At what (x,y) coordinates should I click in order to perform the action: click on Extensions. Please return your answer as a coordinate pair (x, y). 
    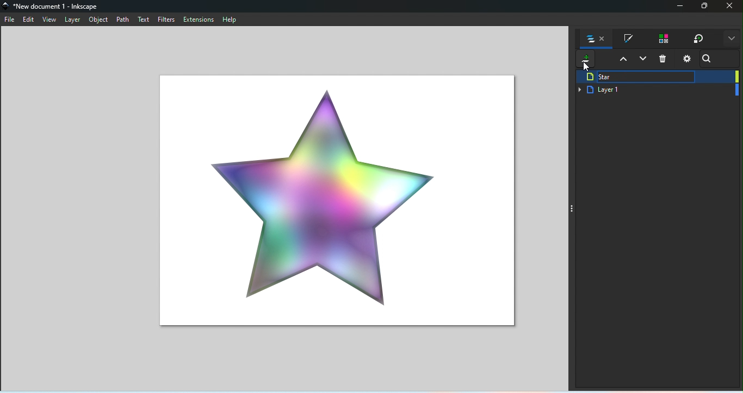
    Looking at the image, I should click on (201, 20).